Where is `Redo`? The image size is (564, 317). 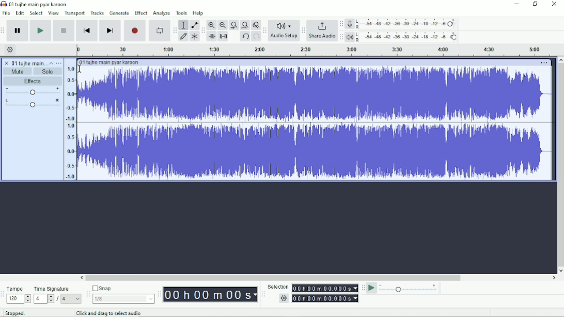 Redo is located at coordinates (256, 37).